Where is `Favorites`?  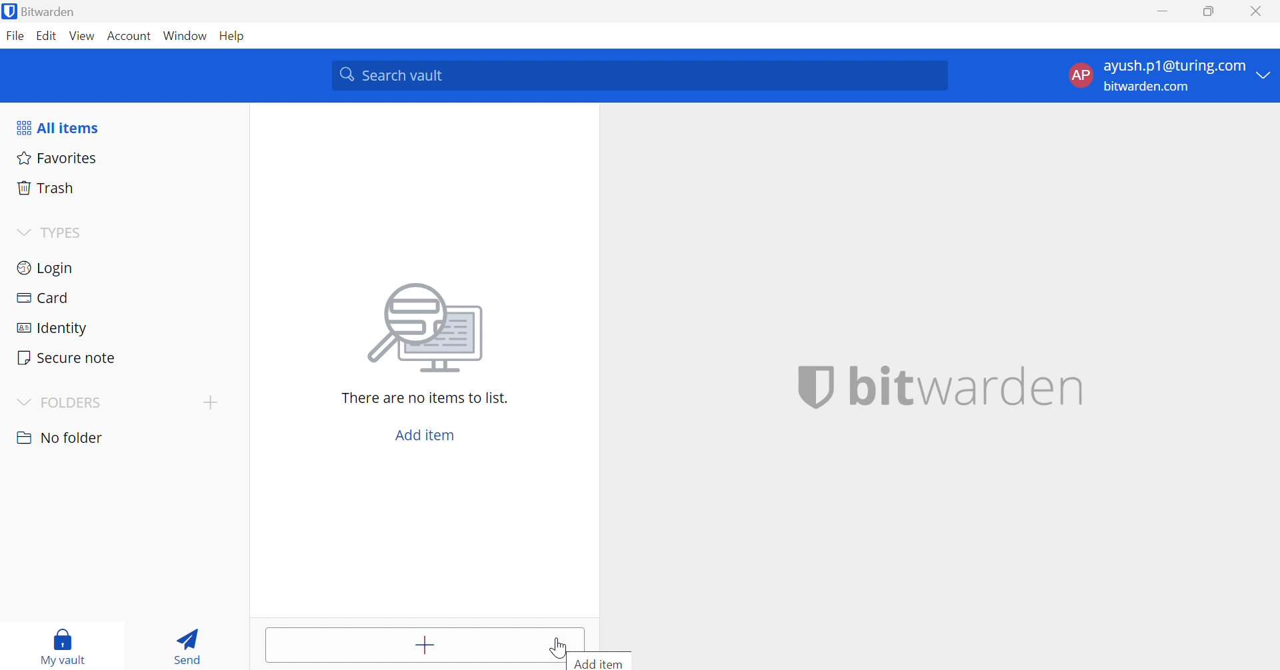 Favorites is located at coordinates (123, 159).